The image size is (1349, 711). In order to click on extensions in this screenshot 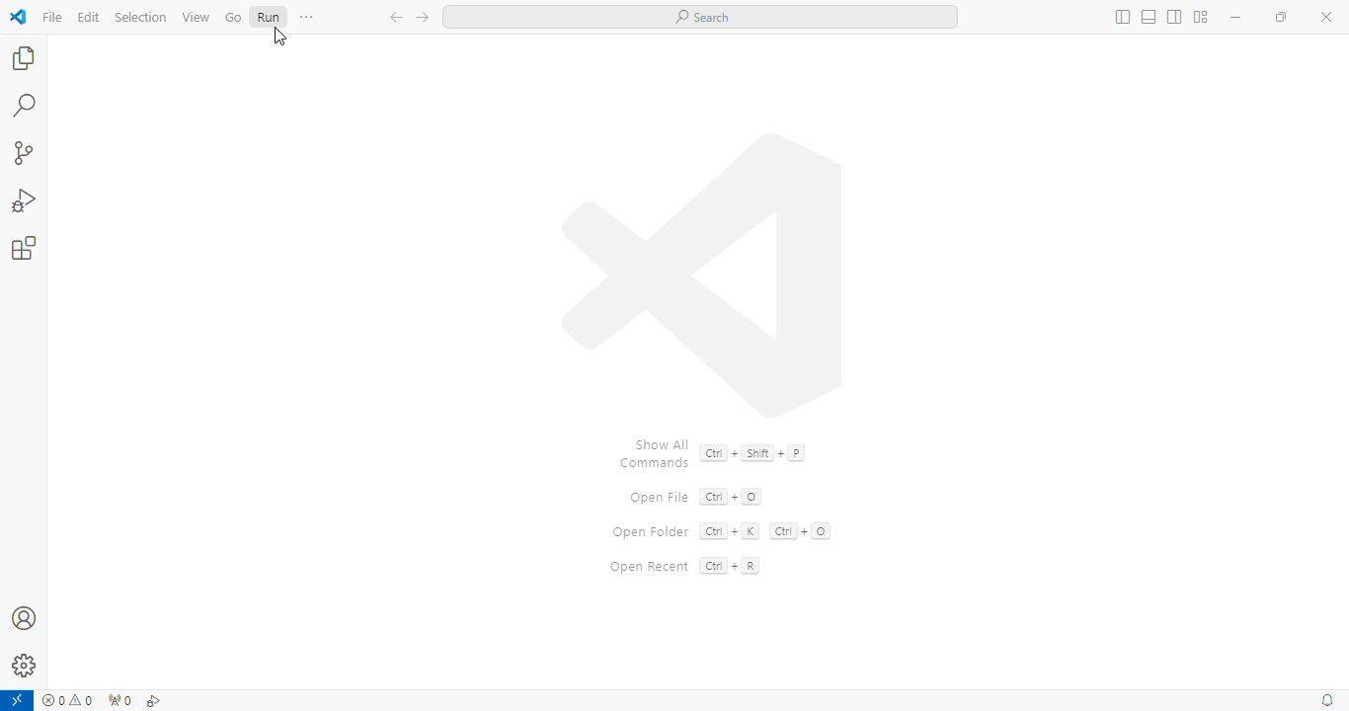, I will do `click(25, 248)`.